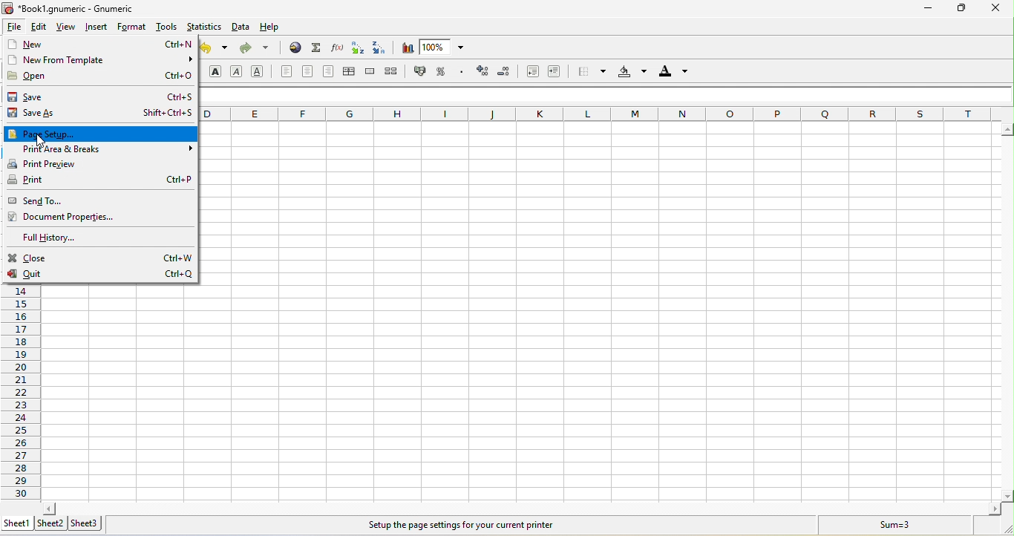 This screenshot has width=1014, height=536. Describe the element at coordinates (338, 48) in the screenshot. I see `edit the function` at that location.